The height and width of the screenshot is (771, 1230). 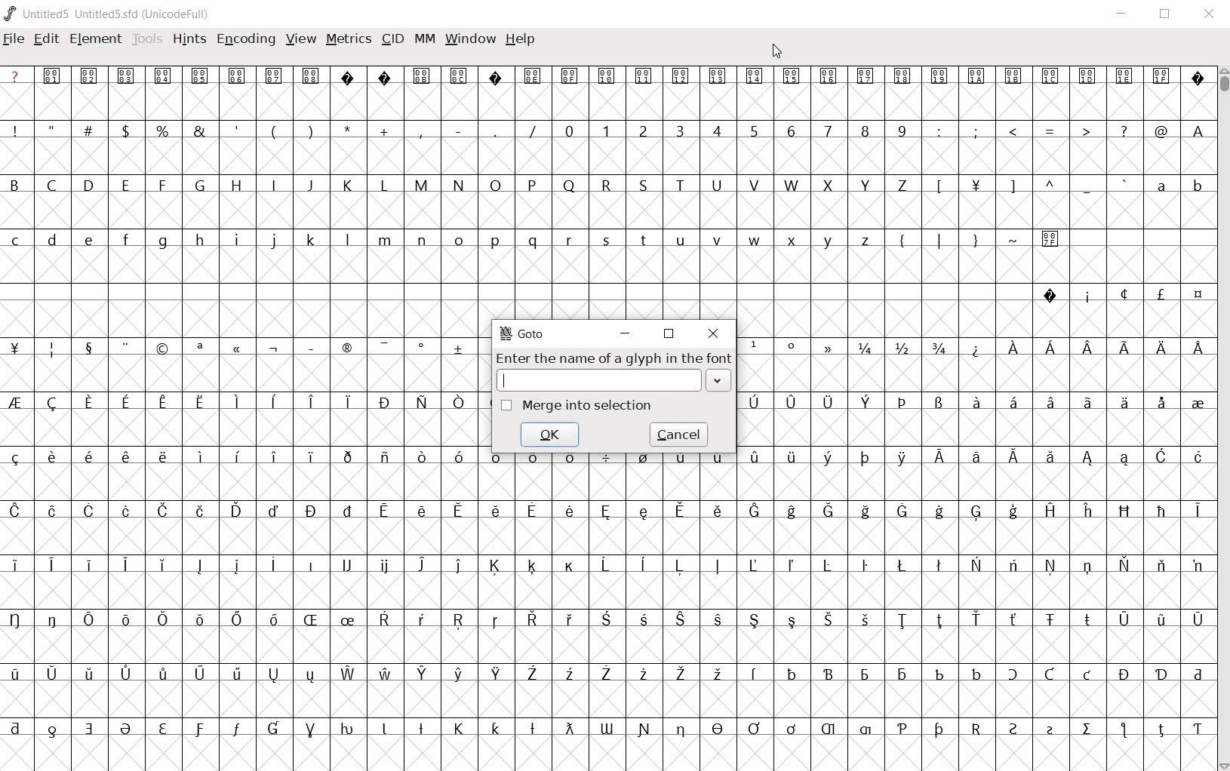 What do you see at coordinates (53, 349) in the screenshot?
I see `Symbol` at bounding box center [53, 349].